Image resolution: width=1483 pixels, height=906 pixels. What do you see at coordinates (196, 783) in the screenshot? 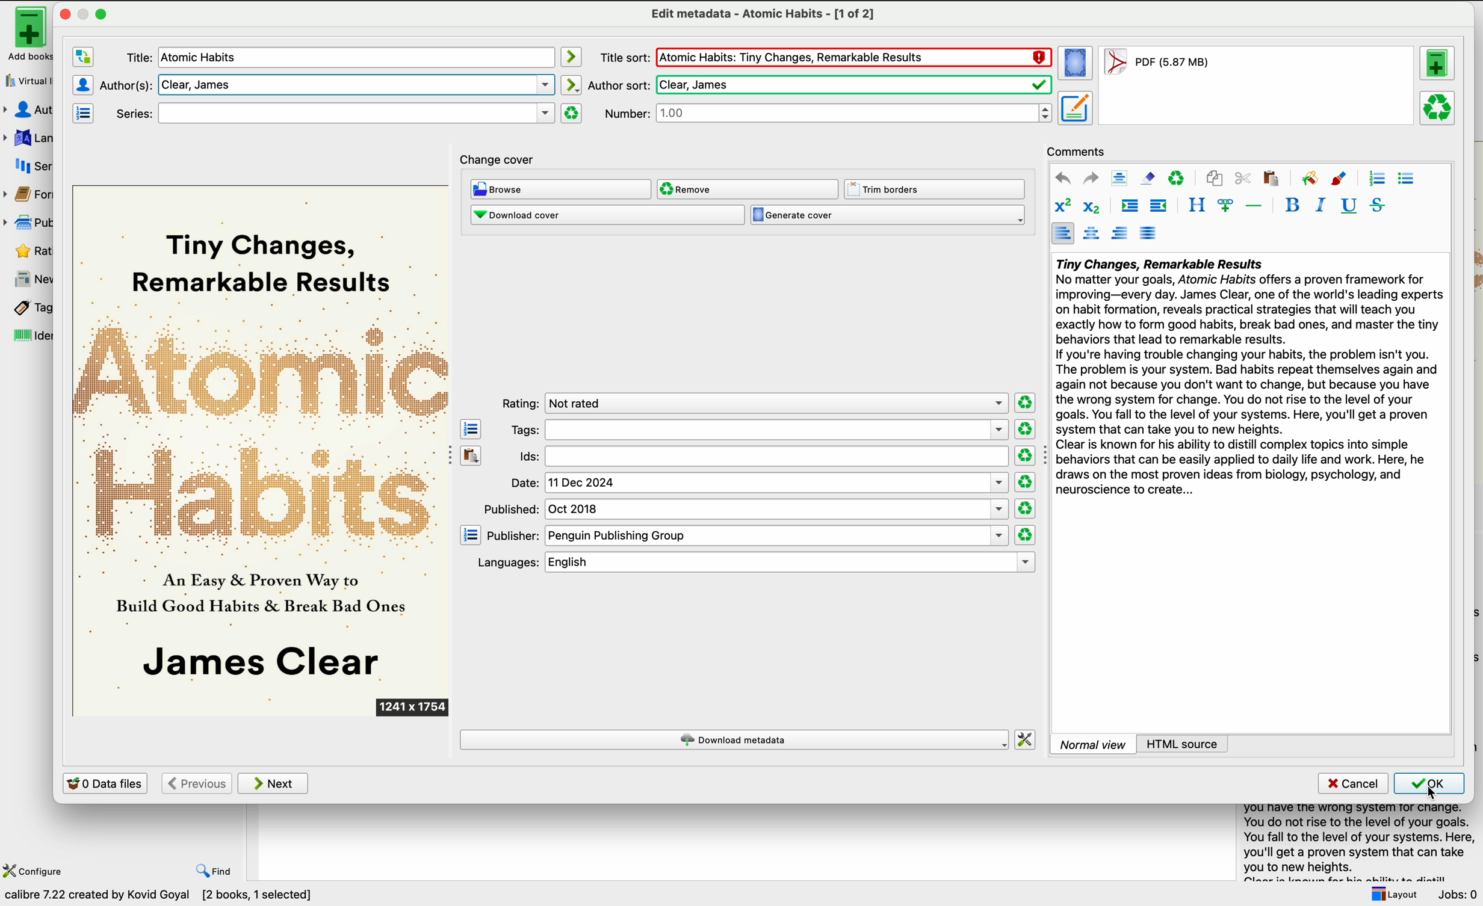
I see `previous` at bounding box center [196, 783].